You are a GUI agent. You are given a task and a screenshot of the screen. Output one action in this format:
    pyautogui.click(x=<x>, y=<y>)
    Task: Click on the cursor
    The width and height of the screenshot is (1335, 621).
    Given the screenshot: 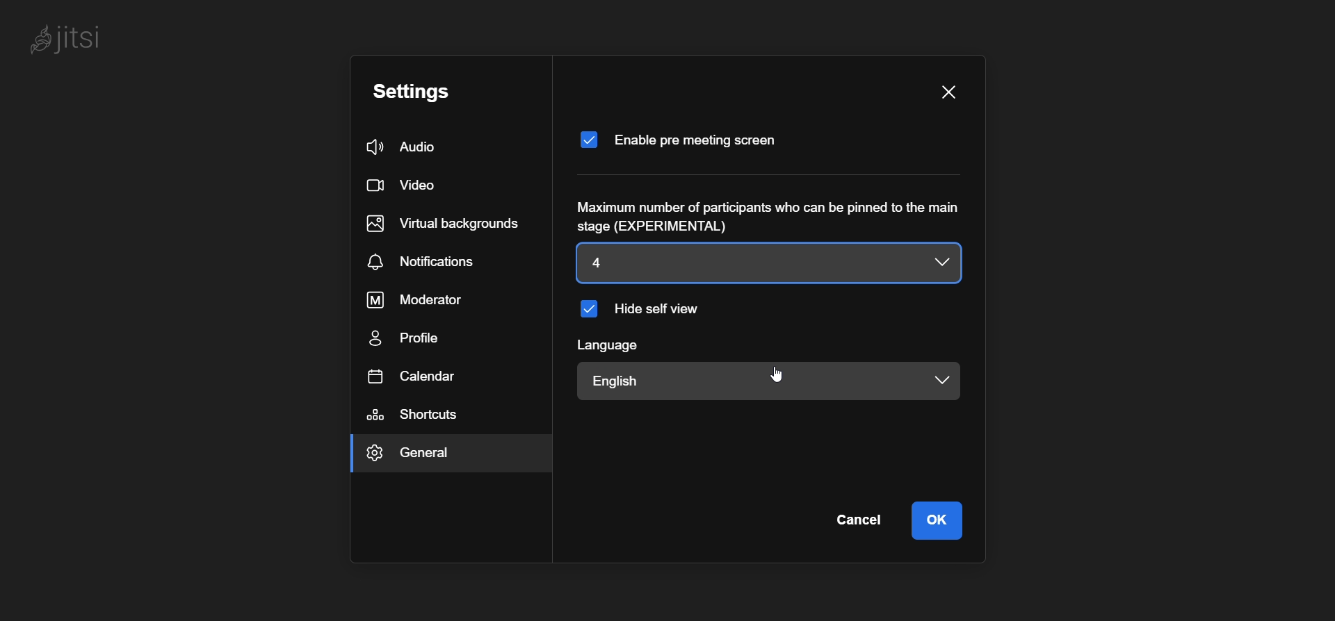 What is the action you would take?
    pyautogui.click(x=779, y=377)
    